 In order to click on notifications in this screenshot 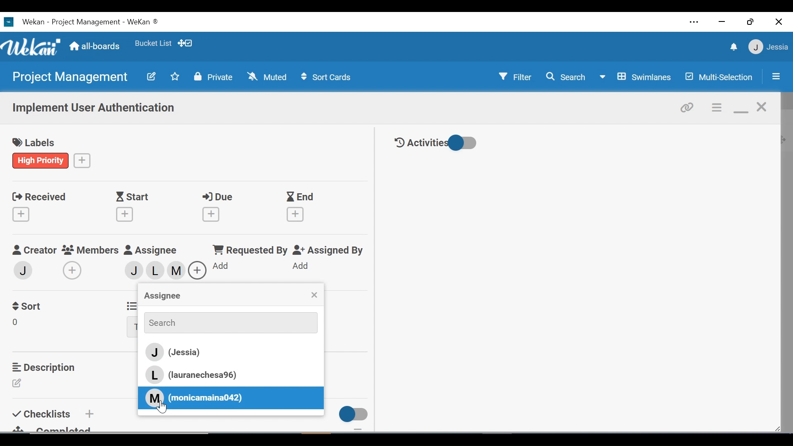, I will do `click(732, 47)`.